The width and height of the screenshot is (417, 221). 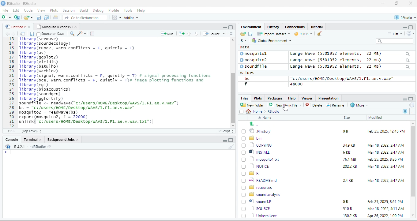 What do you see at coordinates (242, 113) in the screenshot?
I see `select` at bounding box center [242, 113].